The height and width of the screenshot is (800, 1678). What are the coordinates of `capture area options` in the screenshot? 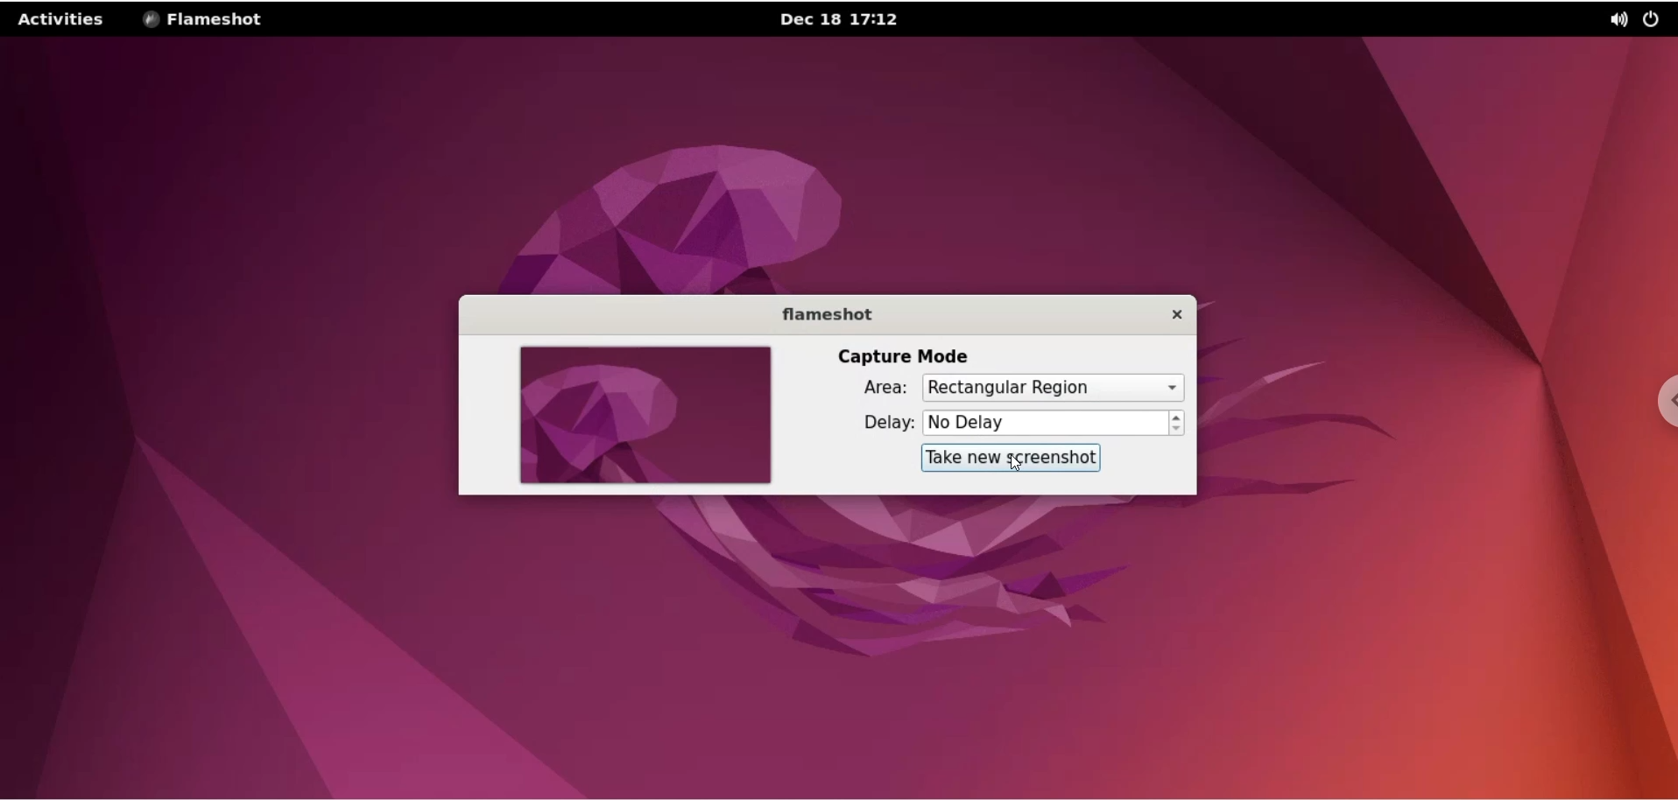 It's located at (1055, 387).